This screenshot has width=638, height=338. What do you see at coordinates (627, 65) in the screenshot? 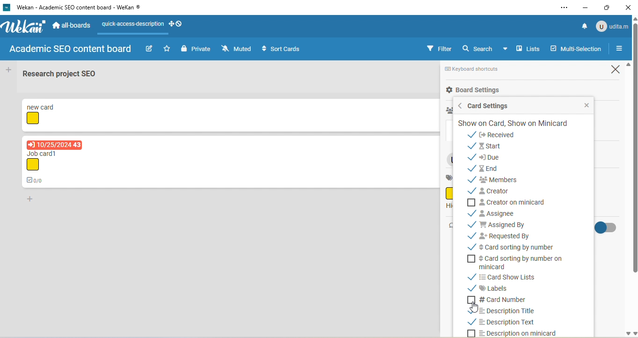
I see `scroll up` at bounding box center [627, 65].